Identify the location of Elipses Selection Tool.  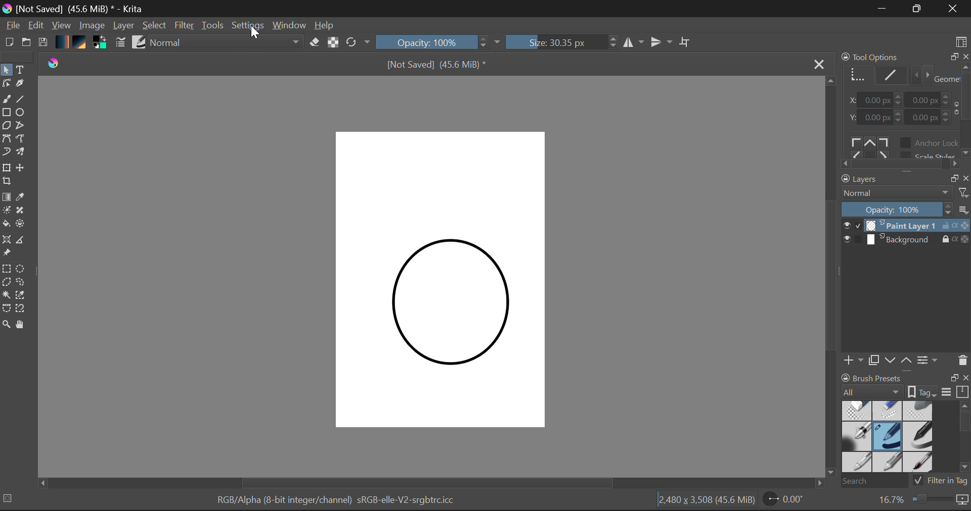
(22, 268).